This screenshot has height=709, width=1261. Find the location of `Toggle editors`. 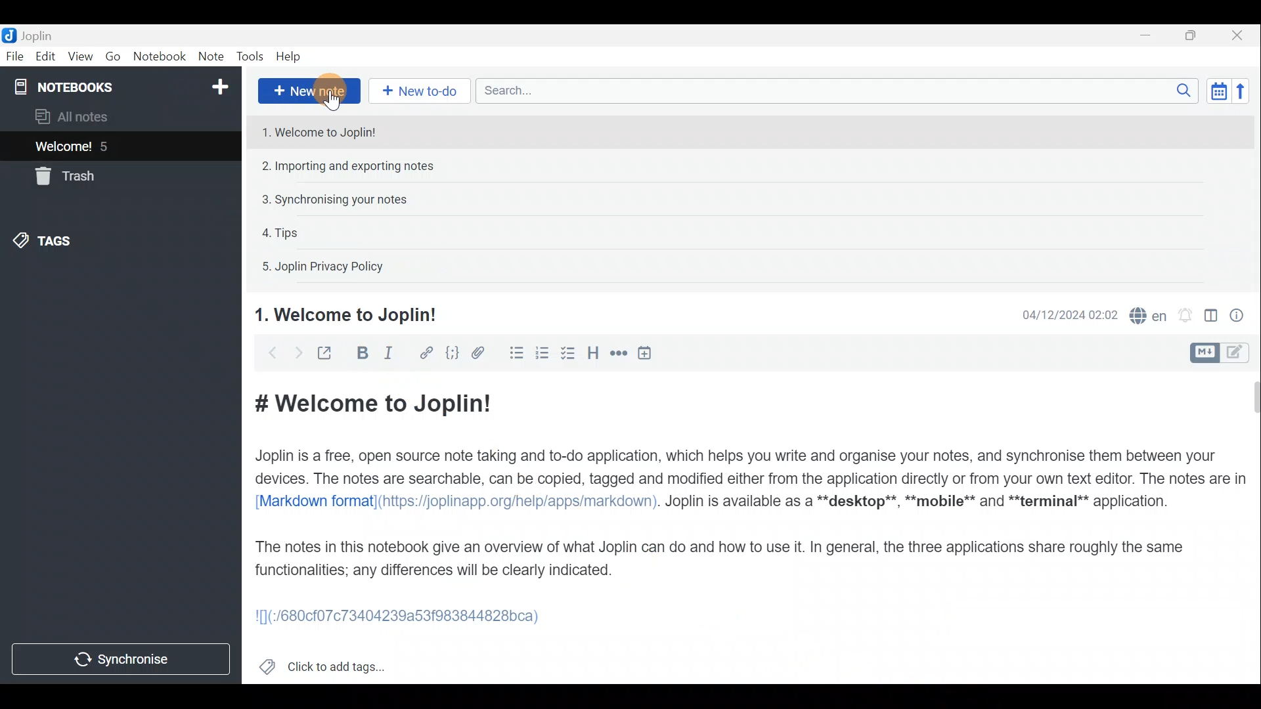

Toggle editors is located at coordinates (1203, 353).